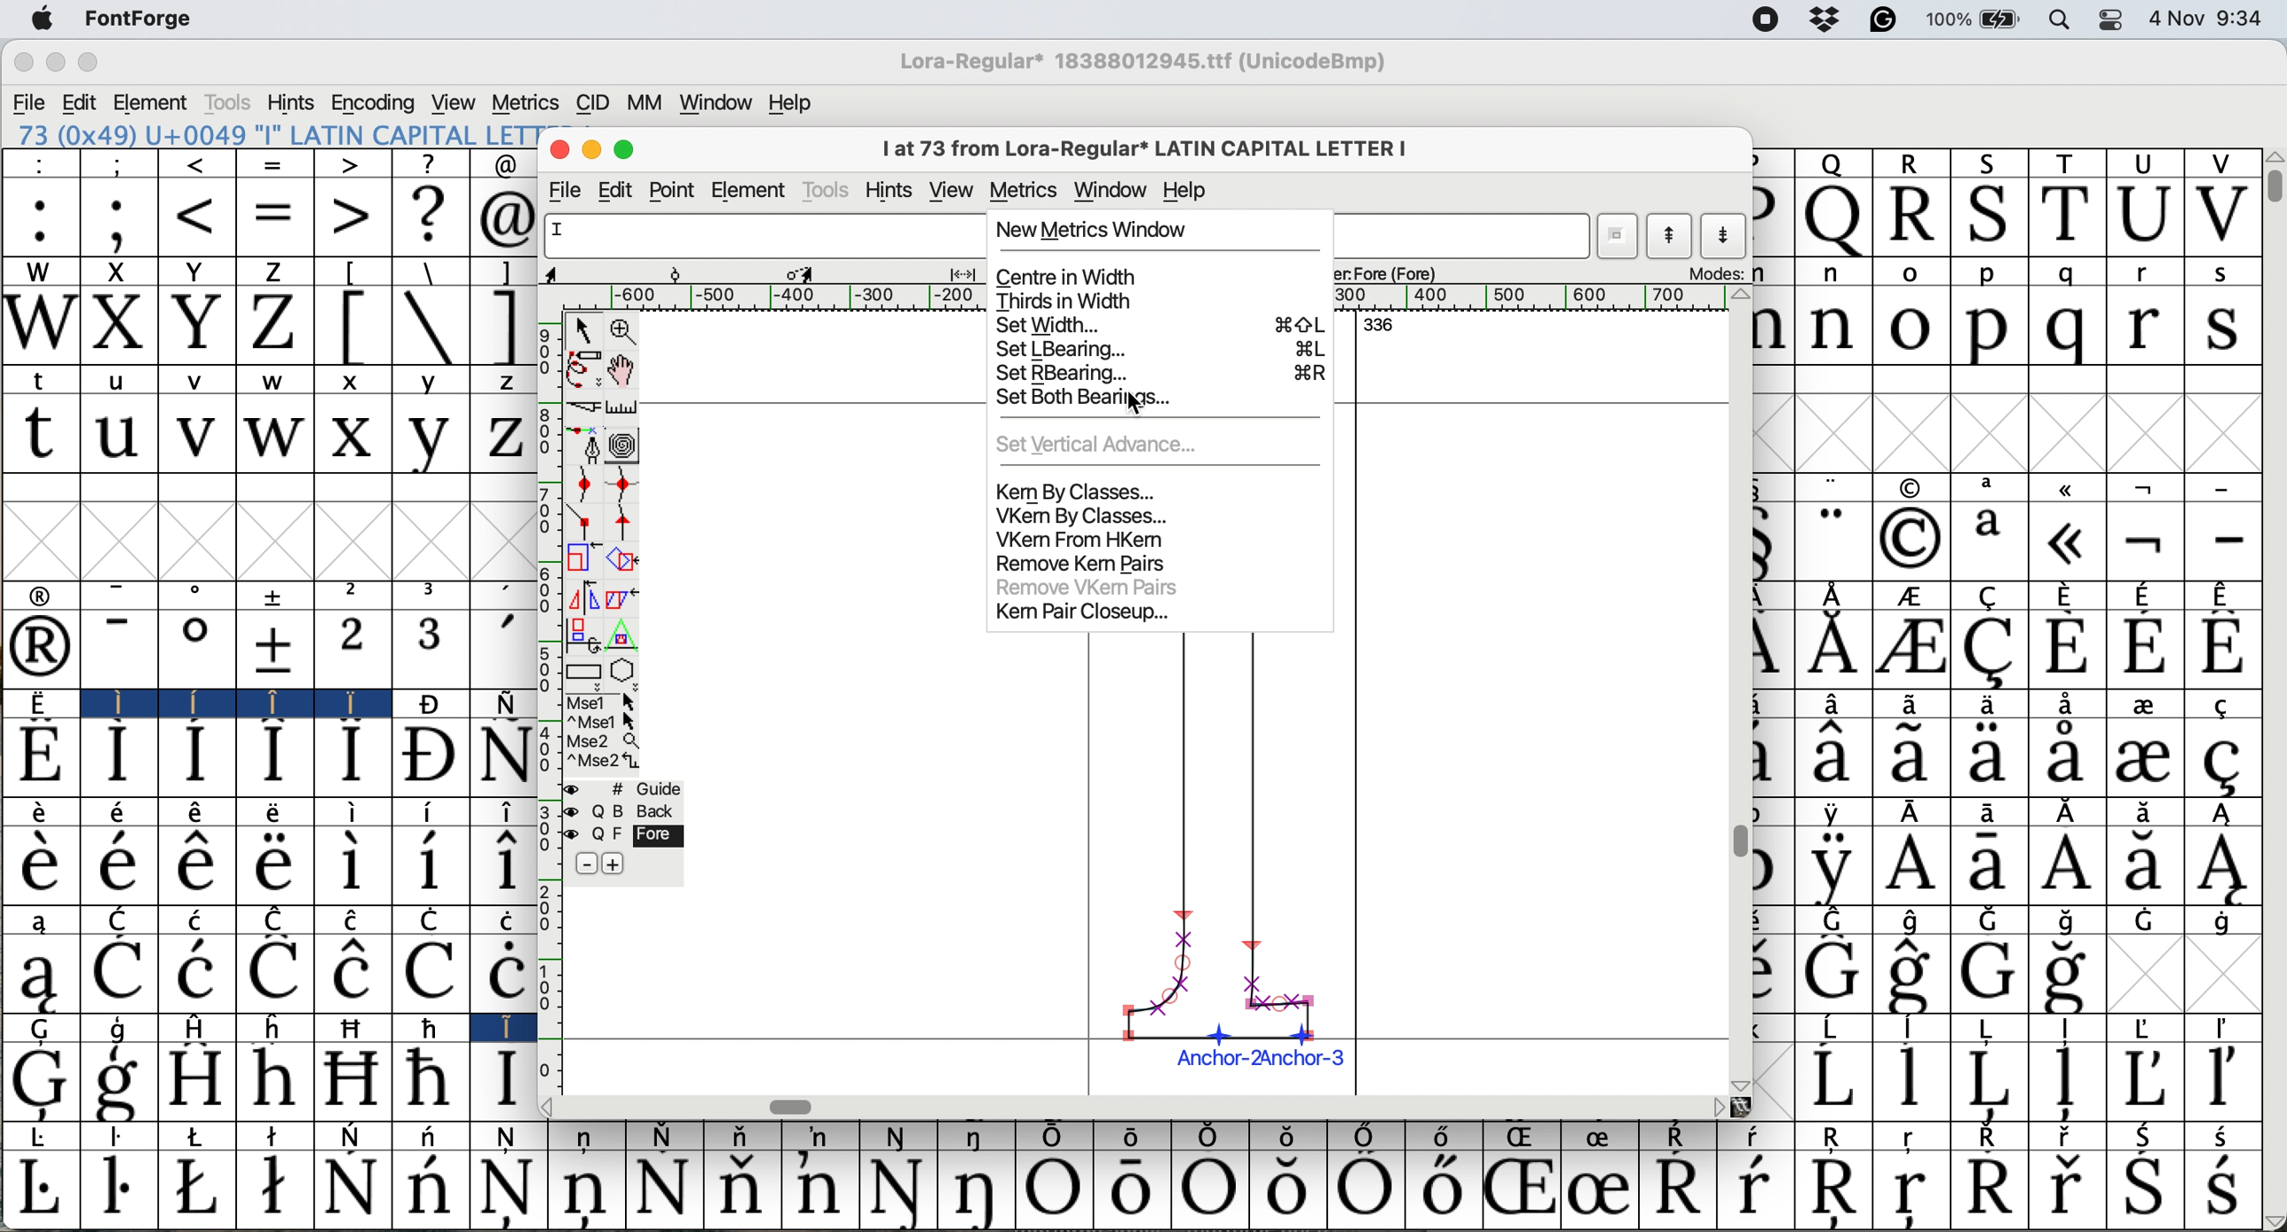  What do you see at coordinates (505, 219) in the screenshot?
I see `@` at bounding box center [505, 219].